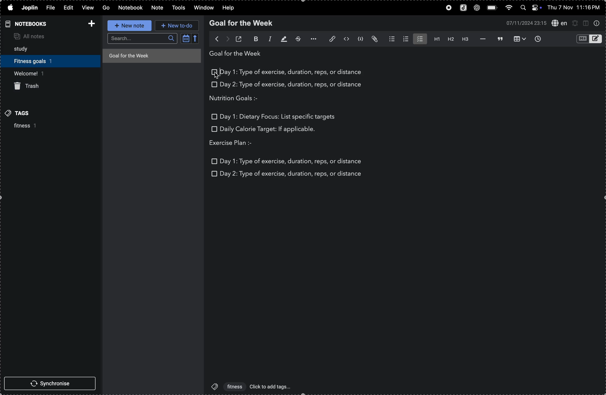  Describe the element at coordinates (177, 26) in the screenshot. I see `new to do` at that location.